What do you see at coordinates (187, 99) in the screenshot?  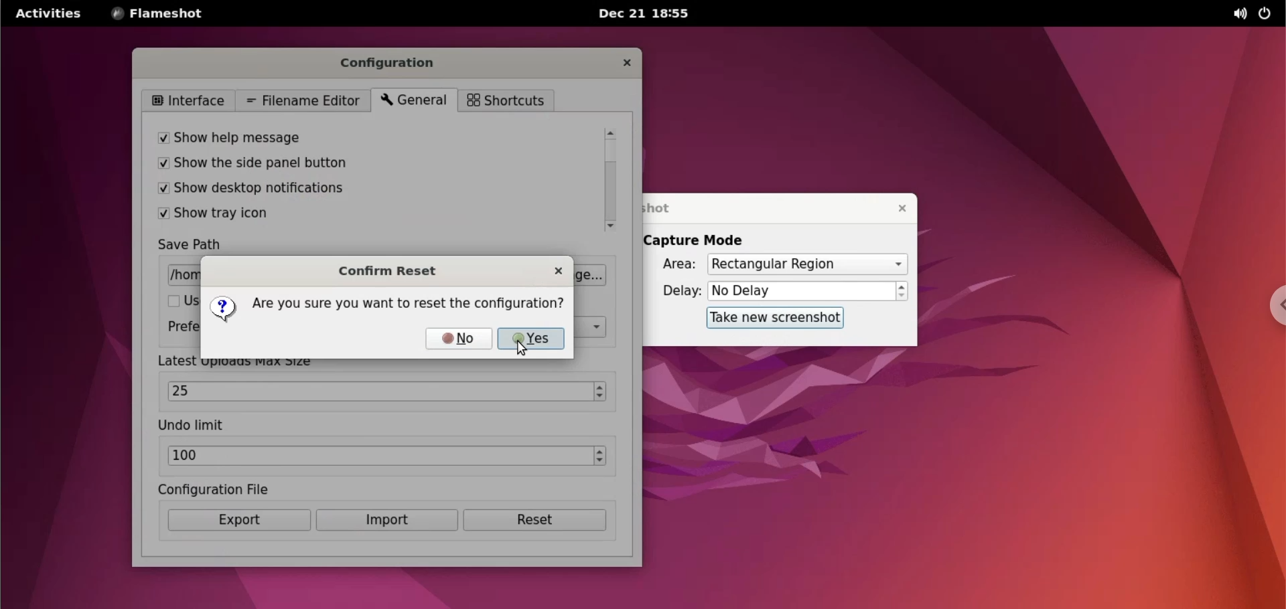 I see `interface ` at bounding box center [187, 99].